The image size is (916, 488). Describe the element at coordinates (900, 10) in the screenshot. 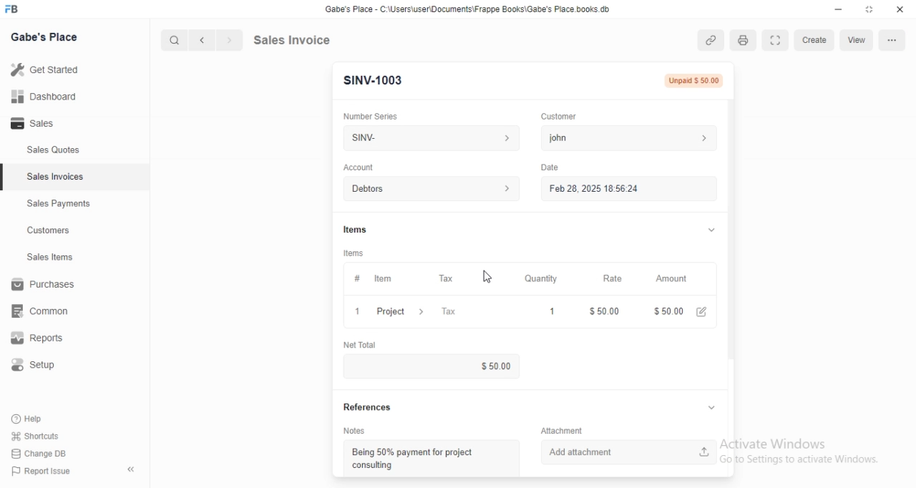

I see `close` at that location.